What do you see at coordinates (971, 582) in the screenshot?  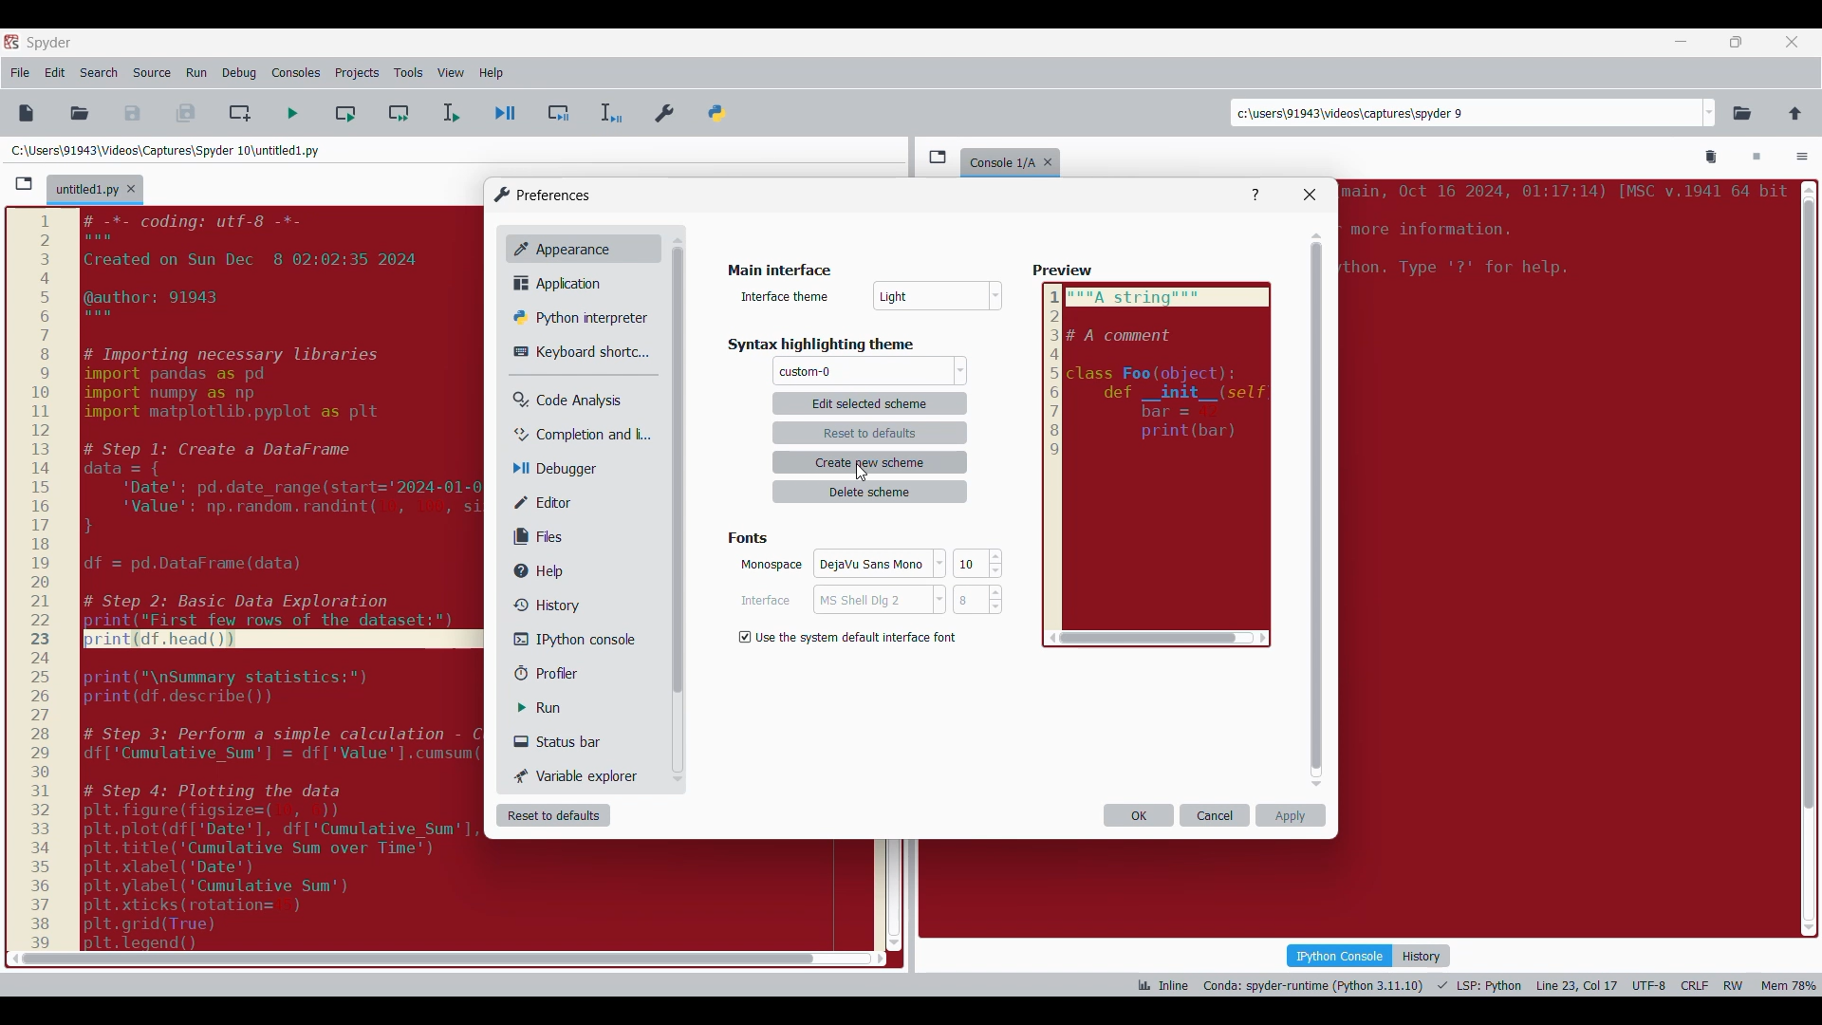 I see `Input font size` at bounding box center [971, 582].